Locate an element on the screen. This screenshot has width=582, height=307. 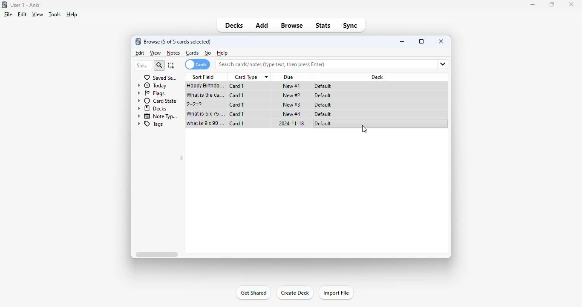
new #1 is located at coordinates (291, 86).